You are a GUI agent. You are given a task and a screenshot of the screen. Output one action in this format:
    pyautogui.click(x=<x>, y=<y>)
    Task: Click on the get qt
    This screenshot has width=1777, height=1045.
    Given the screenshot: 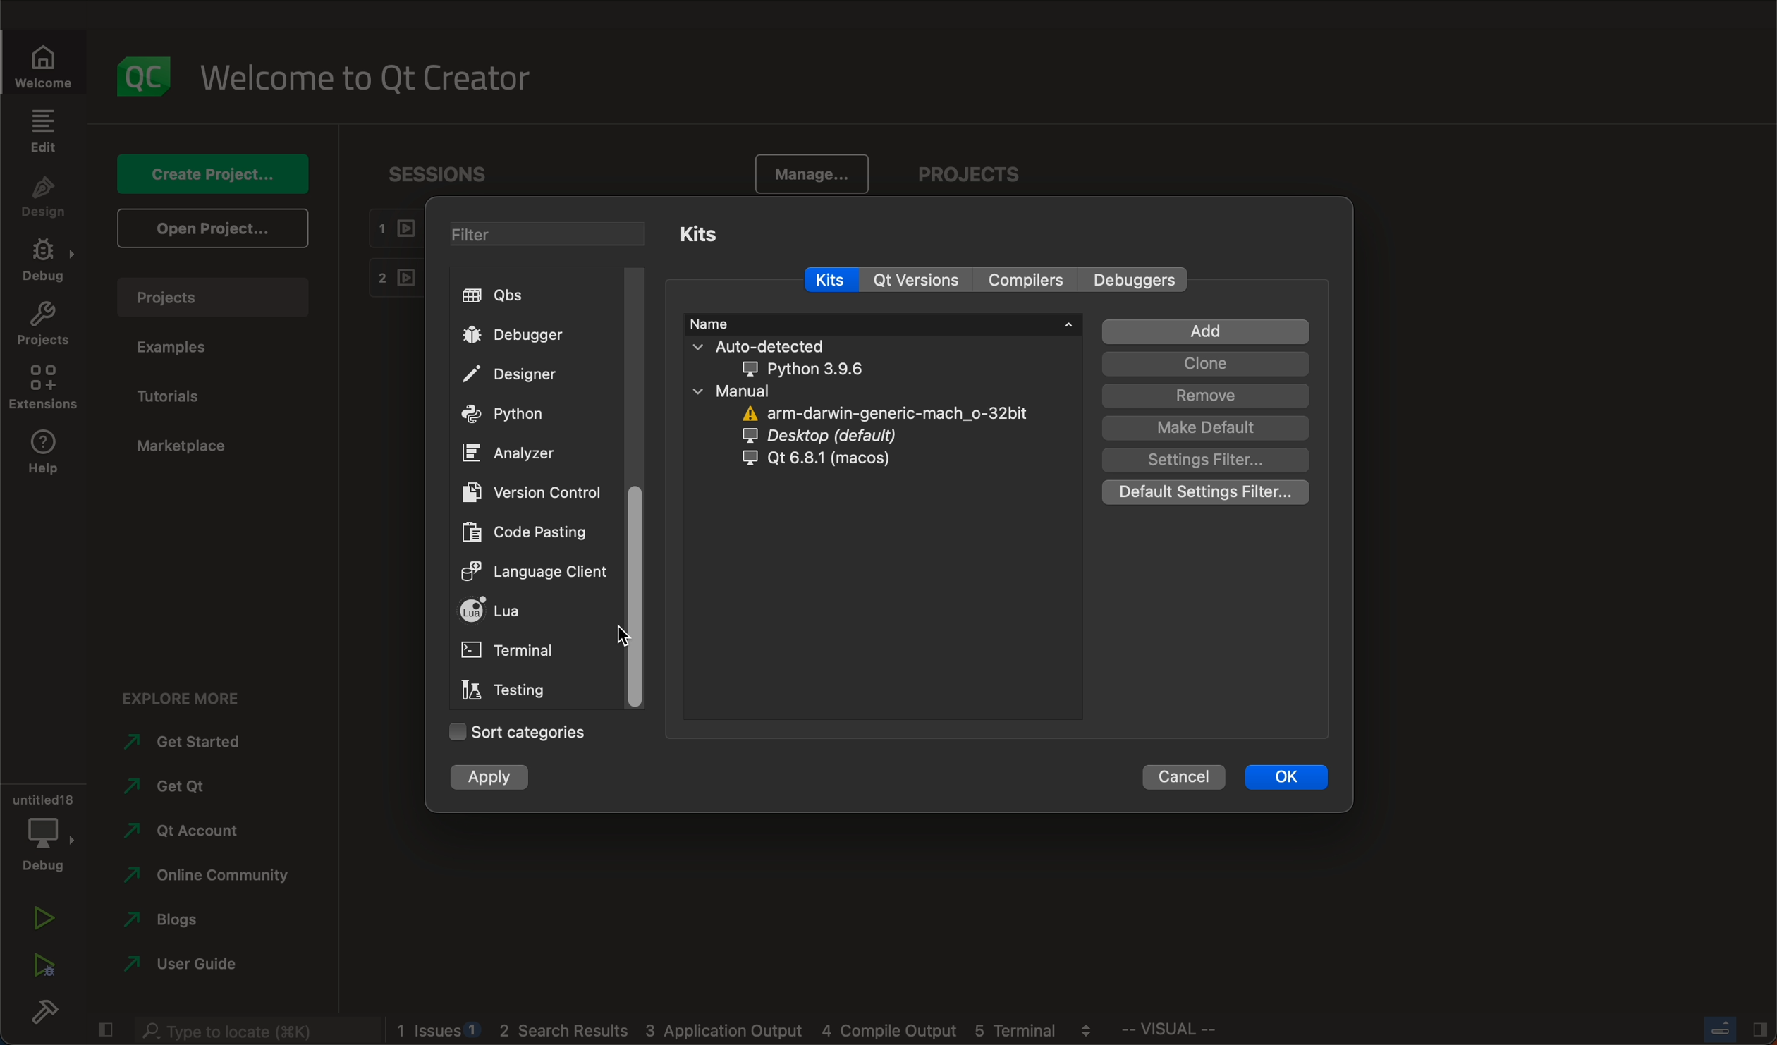 What is the action you would take?
    pyautogui.click(x=204, y=786)
    